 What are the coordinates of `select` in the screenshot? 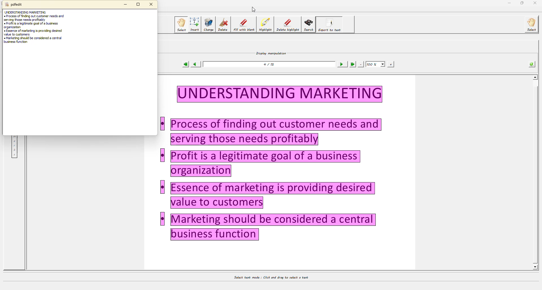 It's located at (531, 24).